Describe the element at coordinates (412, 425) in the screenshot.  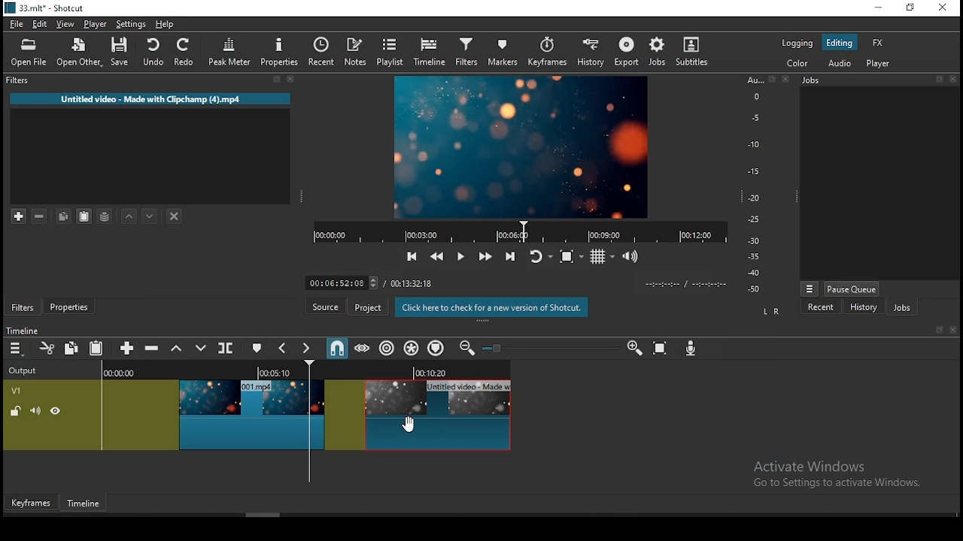
I see `cursor` at that location.